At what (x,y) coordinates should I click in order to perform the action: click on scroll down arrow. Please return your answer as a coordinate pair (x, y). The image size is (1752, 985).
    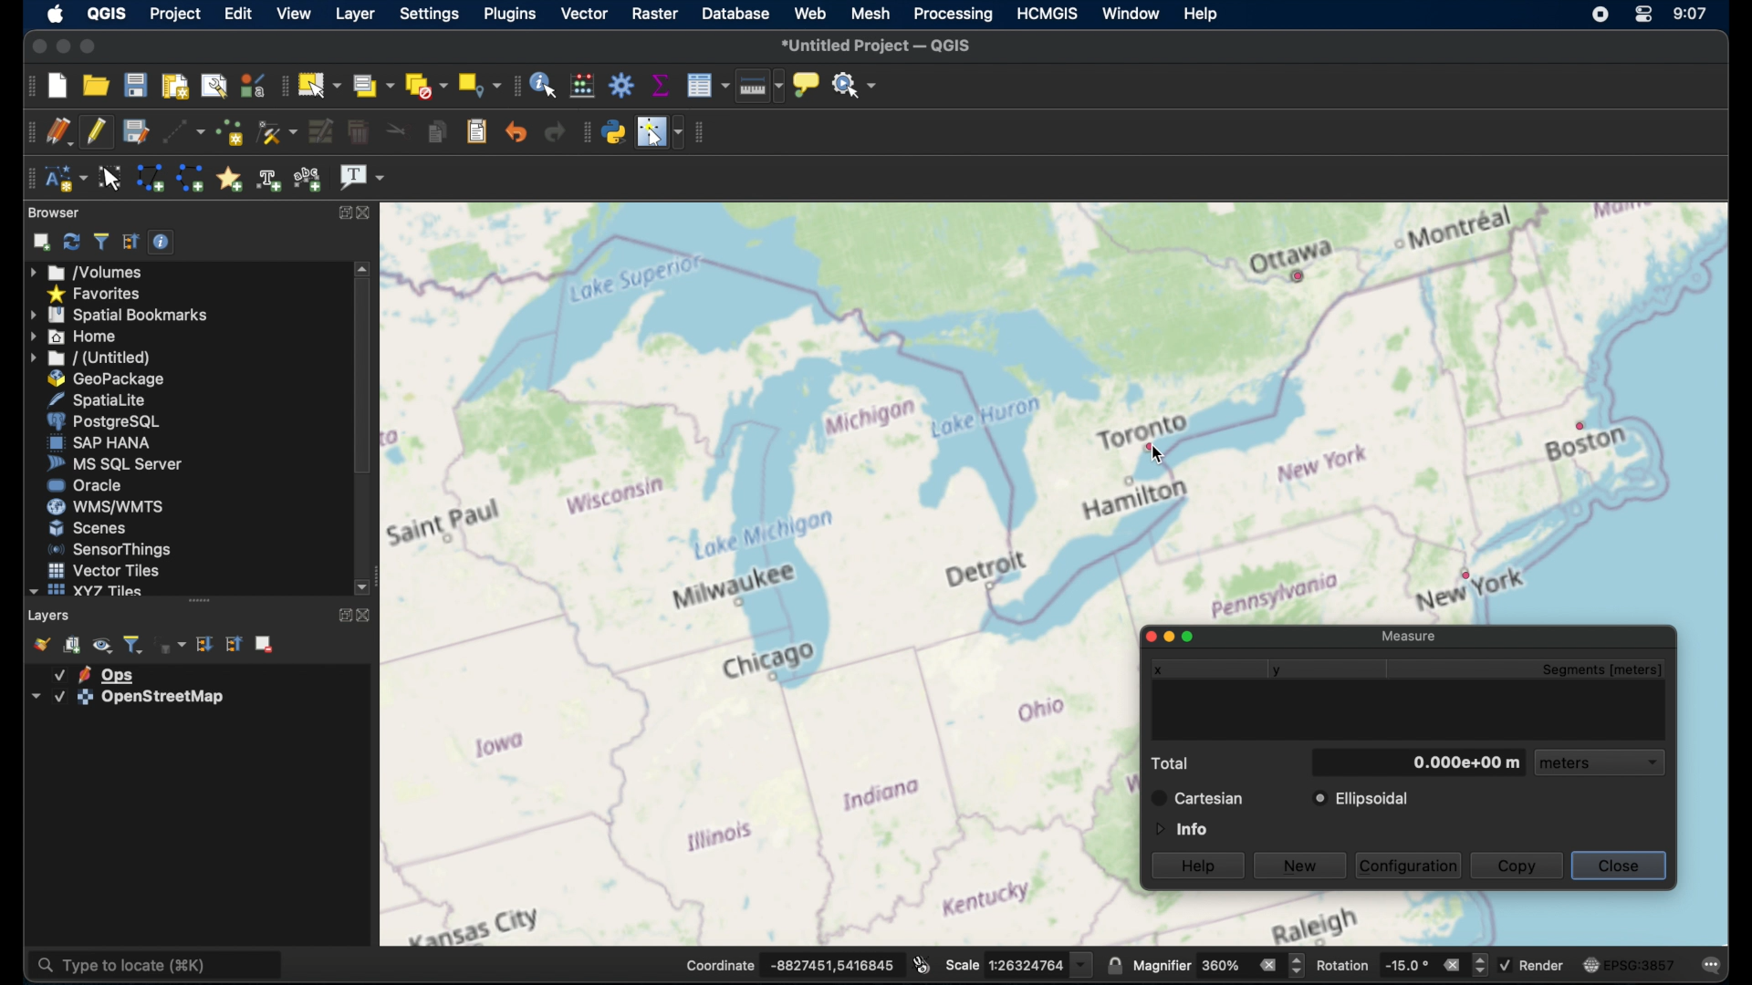
    Looking at the image, I should click on (365, 588).